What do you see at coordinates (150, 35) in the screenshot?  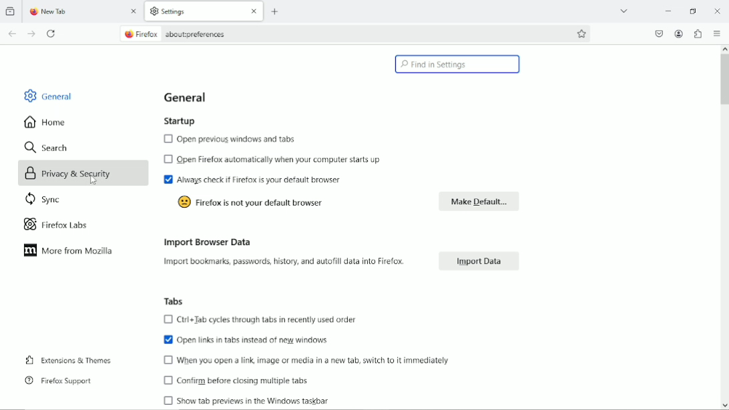 I see `firefox` at bounding box center [150, 35].